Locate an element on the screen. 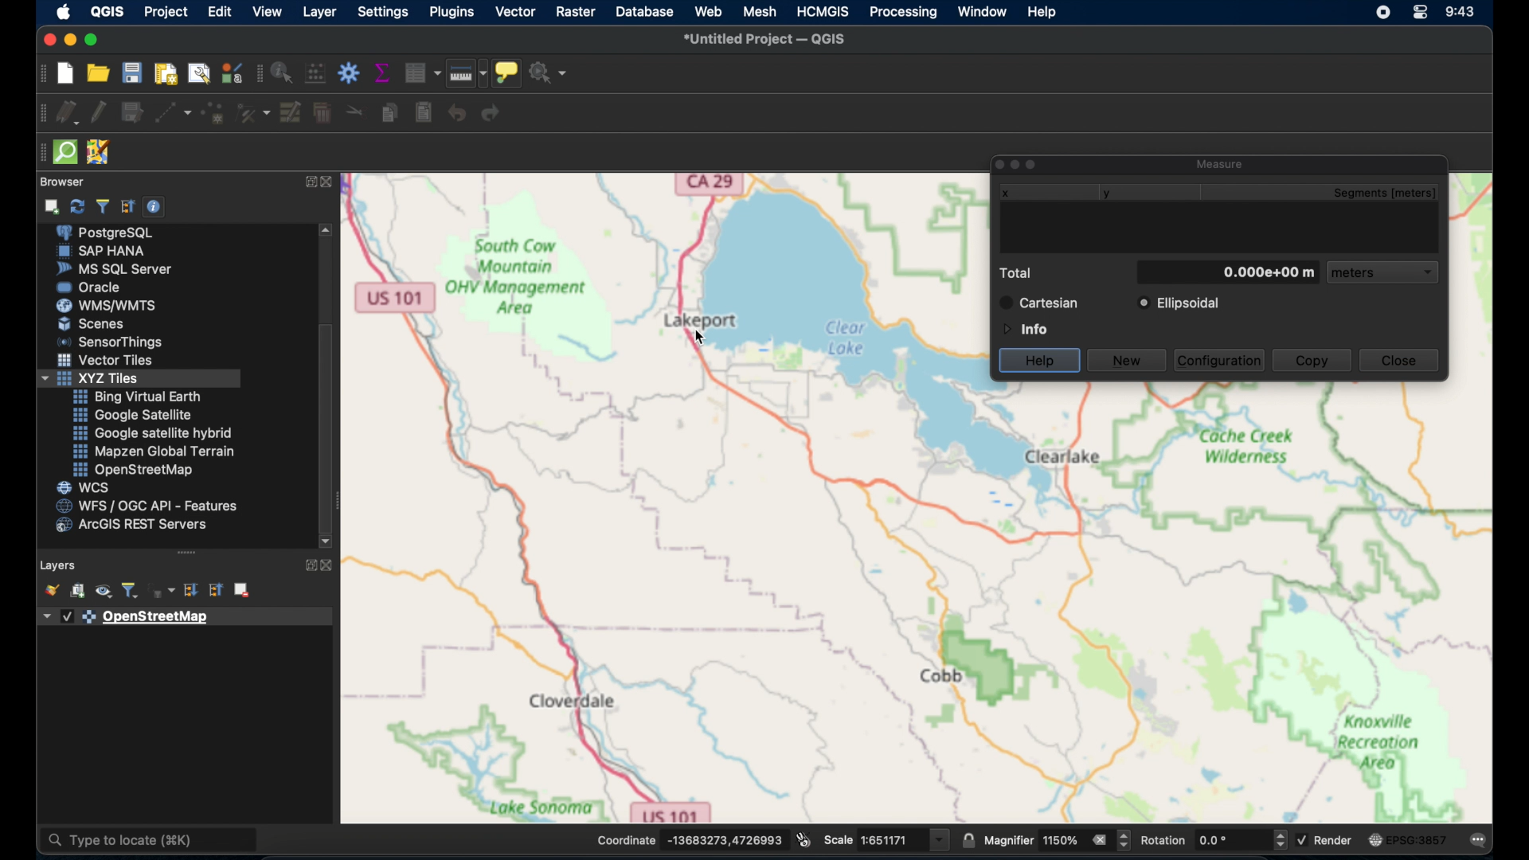  new print layout is located at coordinates (168, 73).